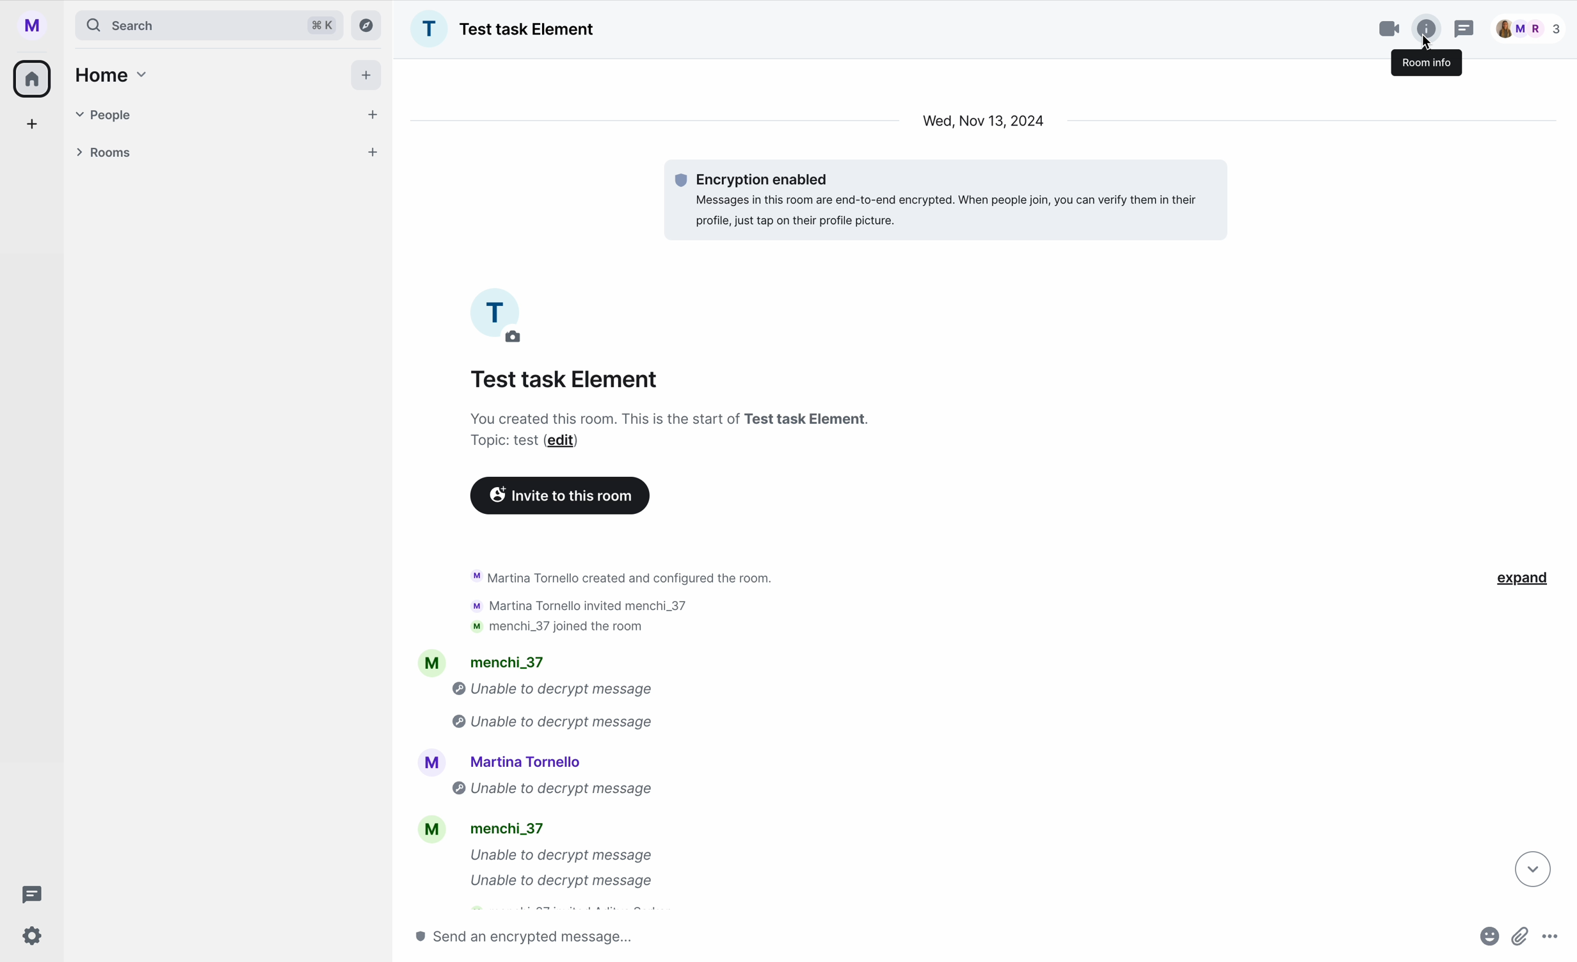  I want to click on more options, so click(1550, 937).